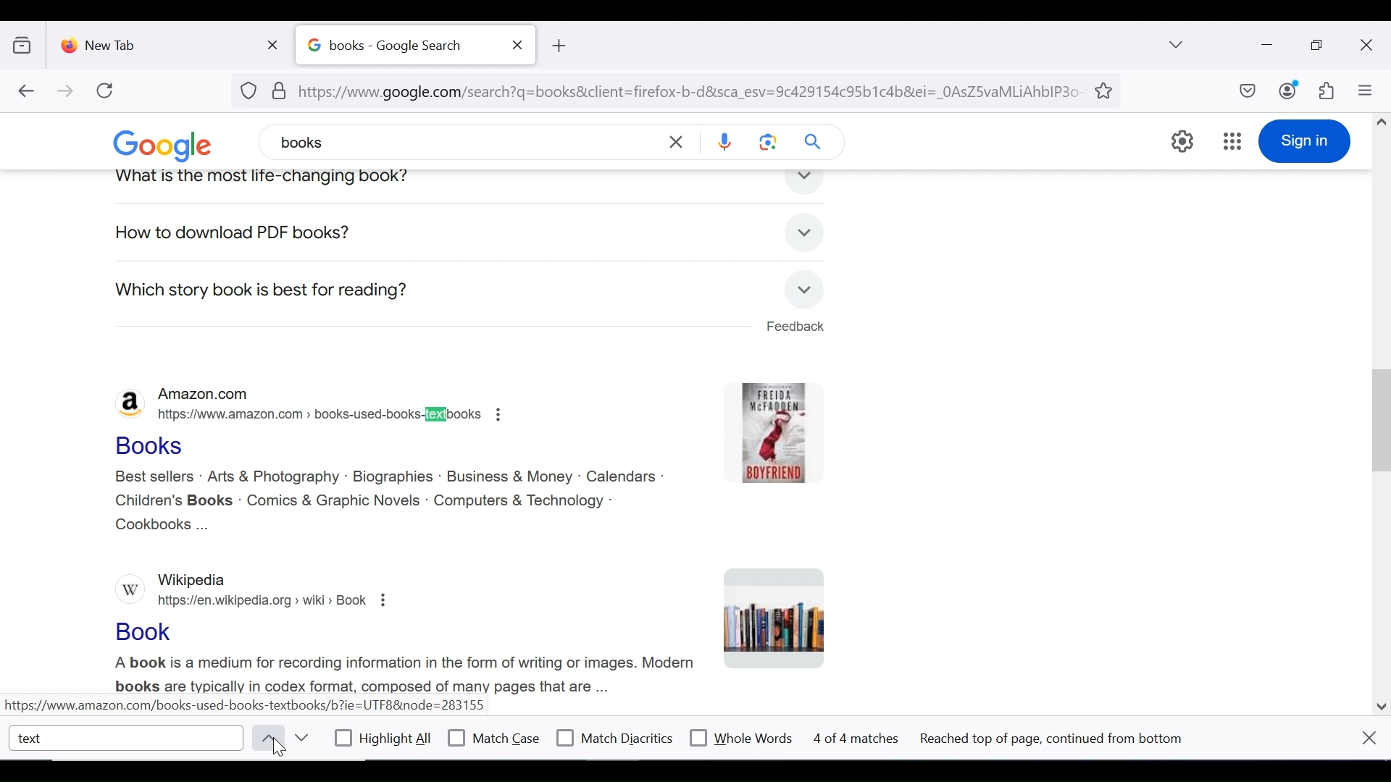 Image resolution: width=1391 pixels, height=782 pixels. What do you see at coordinates (146, 634) in the screenshot?
I see `book` at bounding box center [146, 634].